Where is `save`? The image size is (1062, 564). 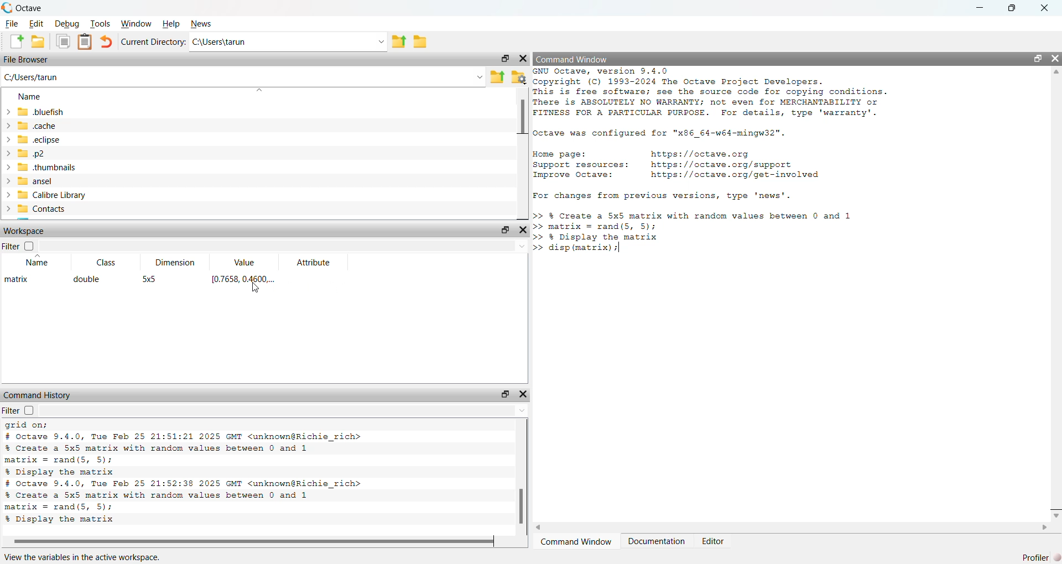
save is located at coordinates (38, 41).